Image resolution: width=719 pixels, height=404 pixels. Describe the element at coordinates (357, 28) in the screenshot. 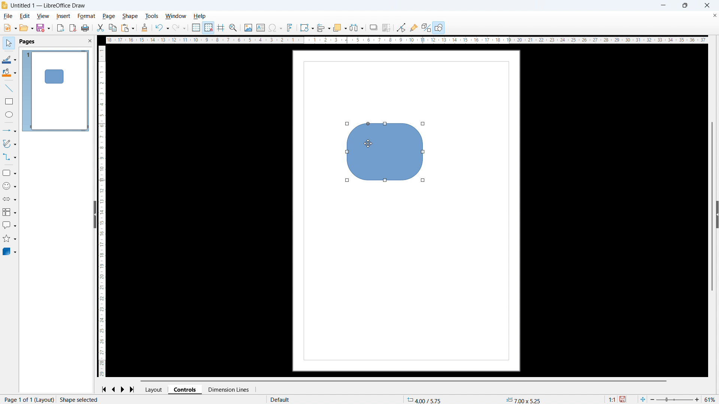

I see `Select at least three objects to distribute ` at that location.